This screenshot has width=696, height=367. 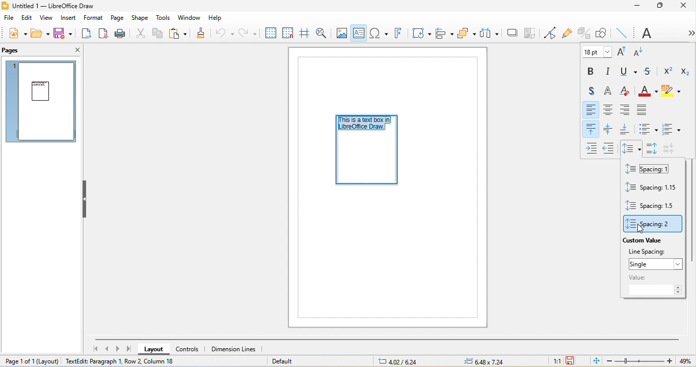 What do you see at coordinates (568, 32) in the screenshot?
I see `gluepoint function` at bounding box center [568, 32].